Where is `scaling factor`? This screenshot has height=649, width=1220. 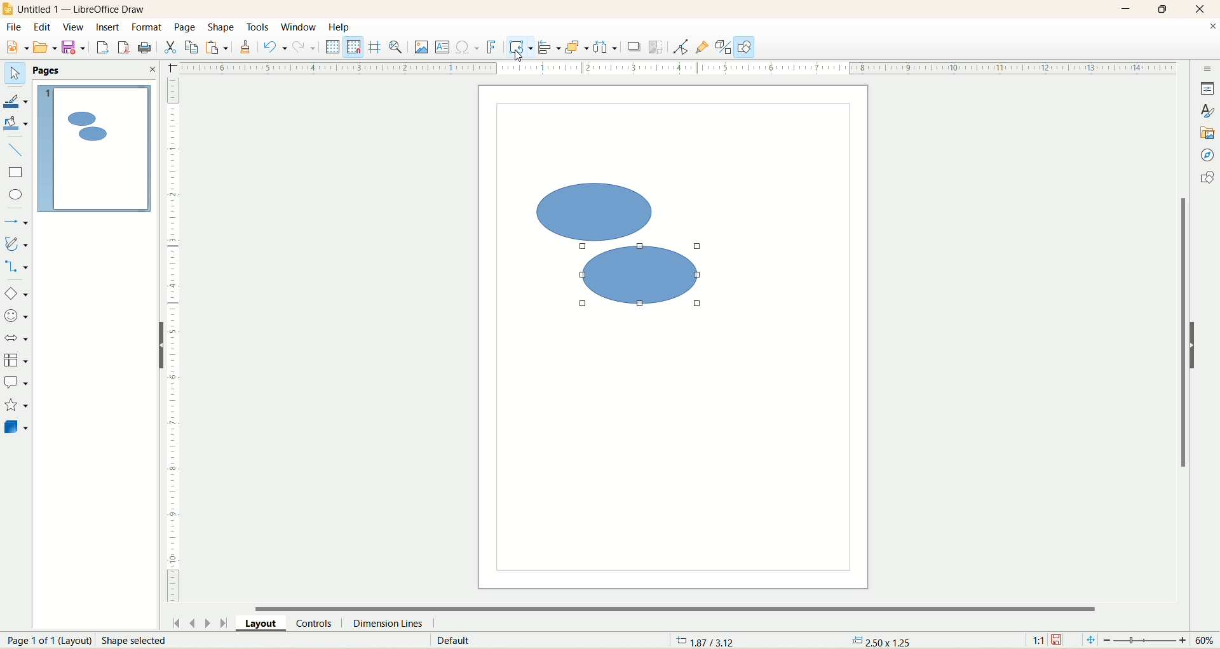 scaling factor is located at coordinates (1040, 639).